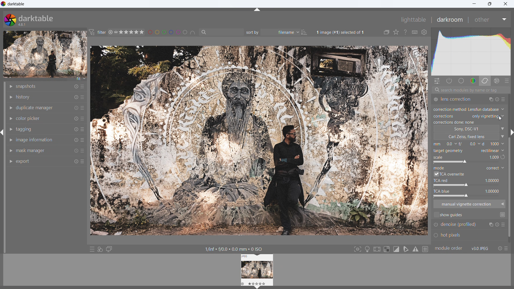 Image resolution: width=514 pixels, height=289 pixels. I want to click on search modules, so click(471, 90).